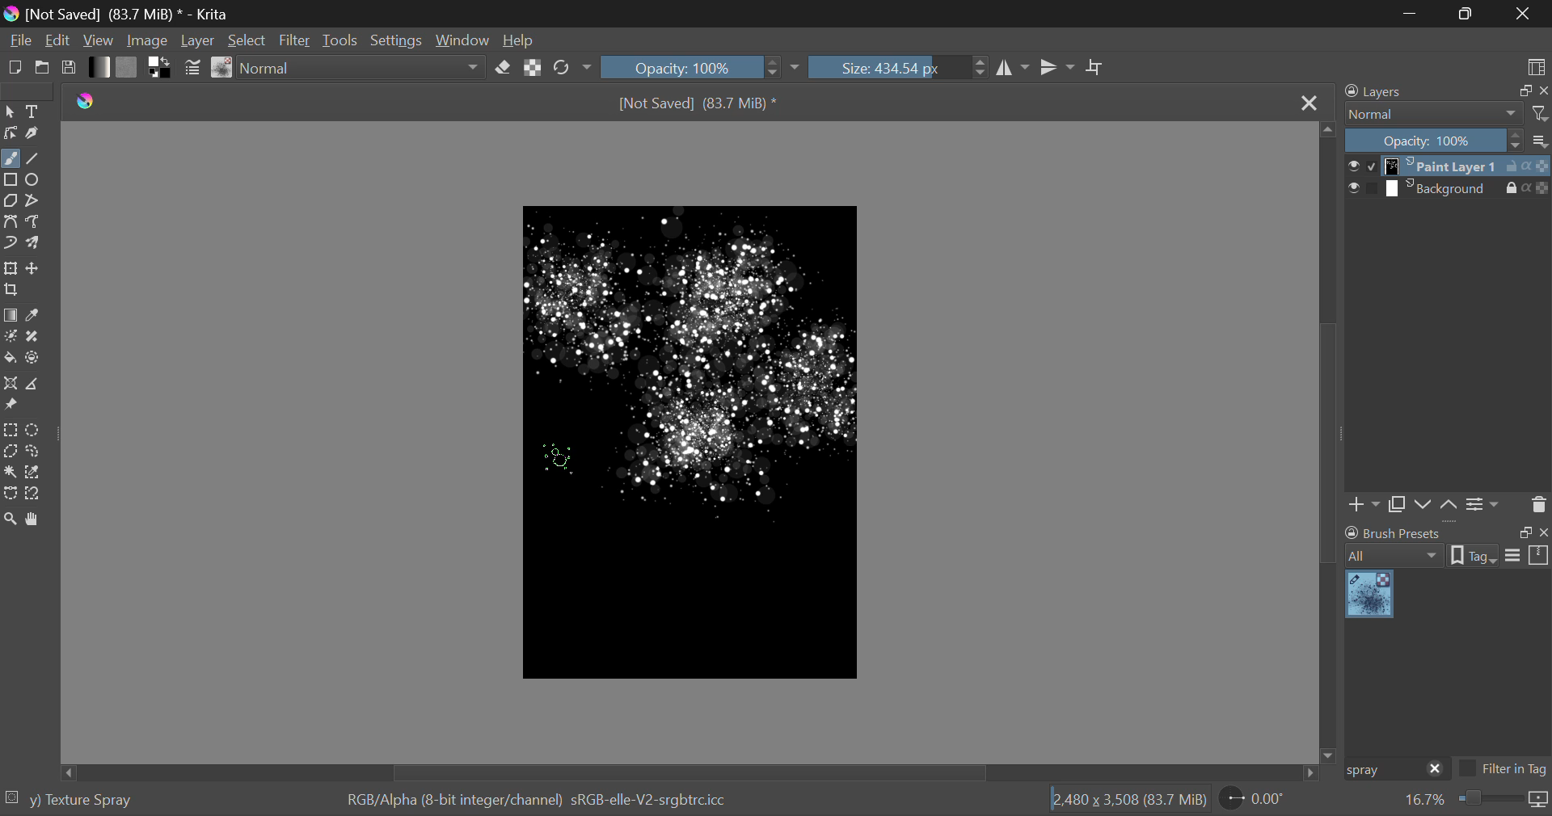 The width and height of the screenshot is (1552, 816). What do you see at coordinates (1522, 532) in the screenshot?
I see `restore` at bounding box center [1522, 532].